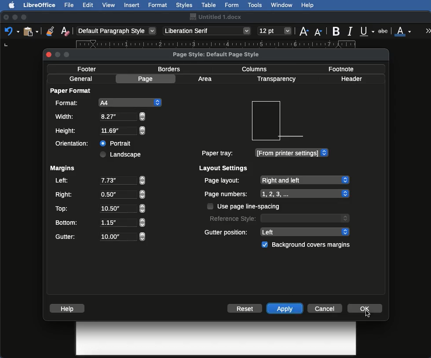 This screenshot has height=358, width=431. Describe the element at coordinates (81, 79) in the screenshot. I see `General` at that location.